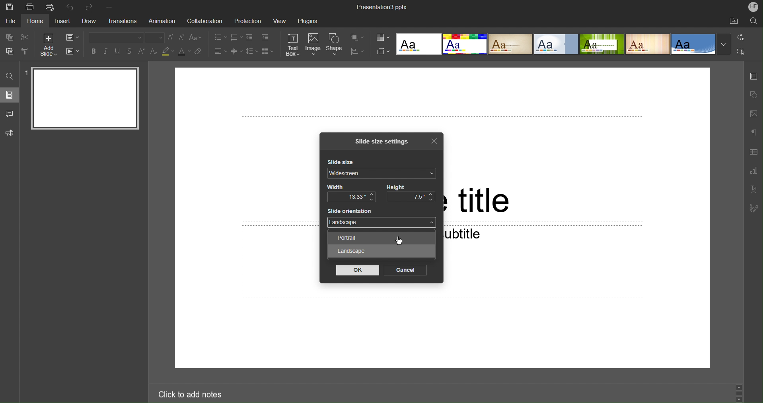  What do you see at coordinates (184, 52) in the screenshot?
I see `Text Color` at bounding box center [184, 52].